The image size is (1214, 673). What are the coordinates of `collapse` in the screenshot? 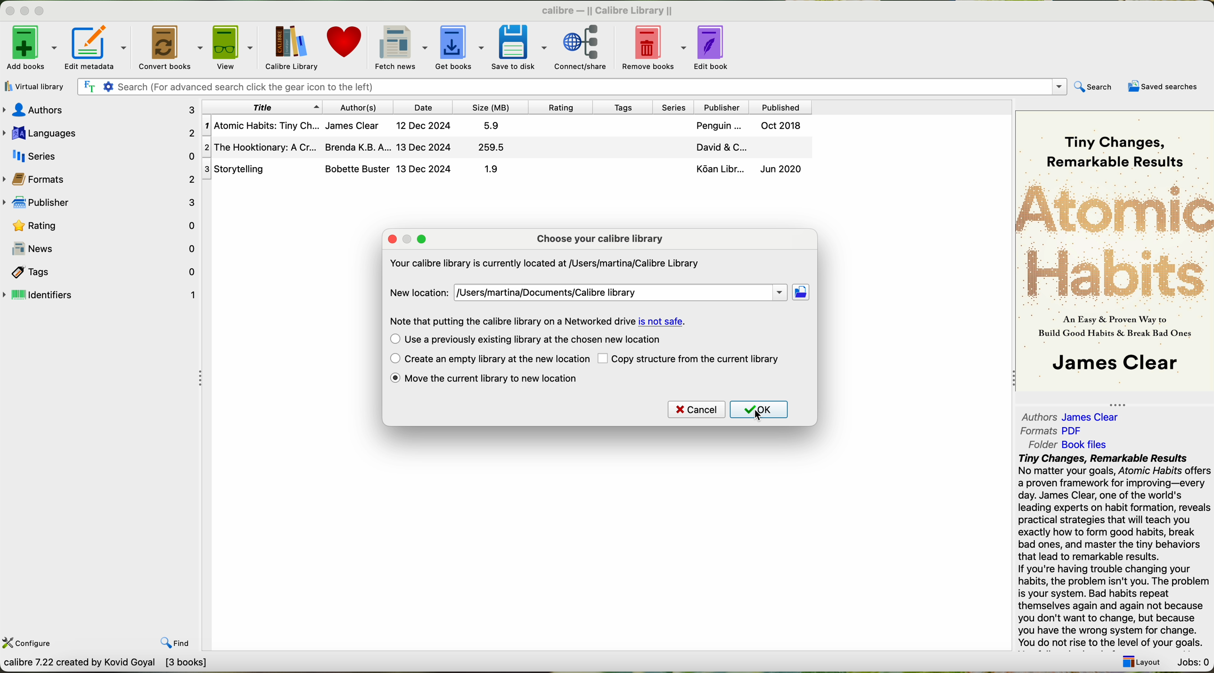 It's located at (1010, 380).